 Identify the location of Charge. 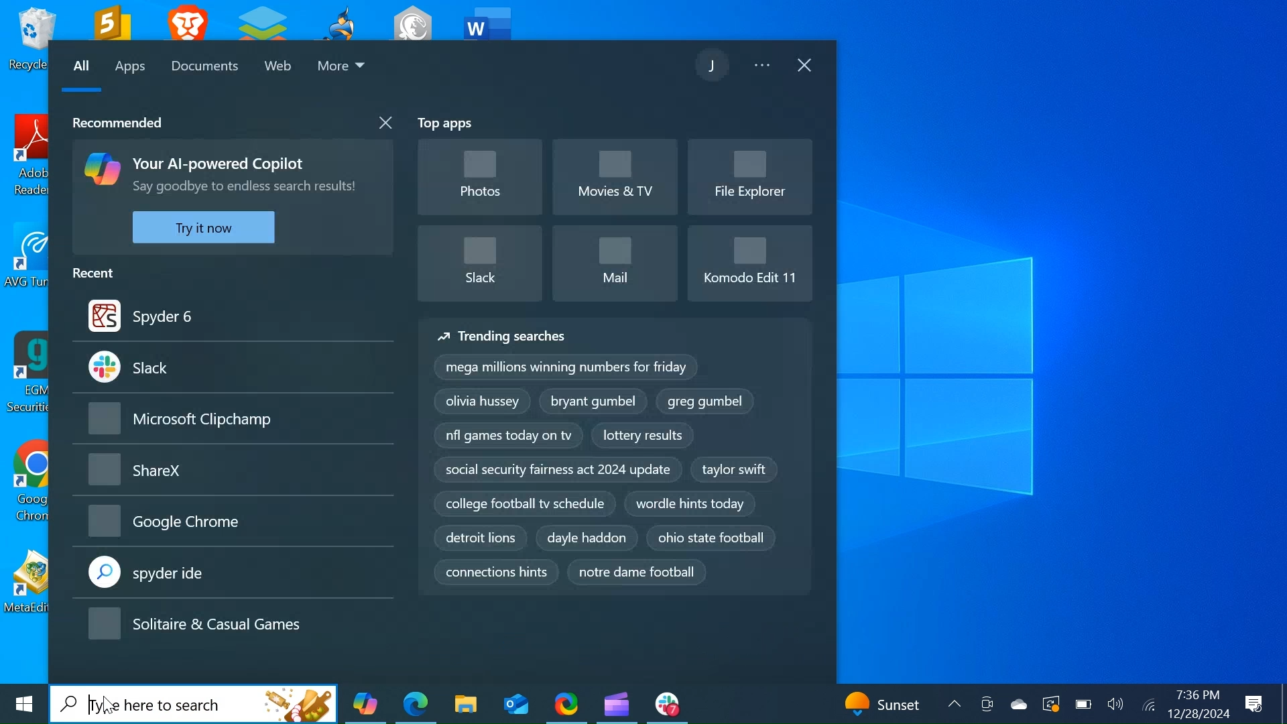
(1081, 705).